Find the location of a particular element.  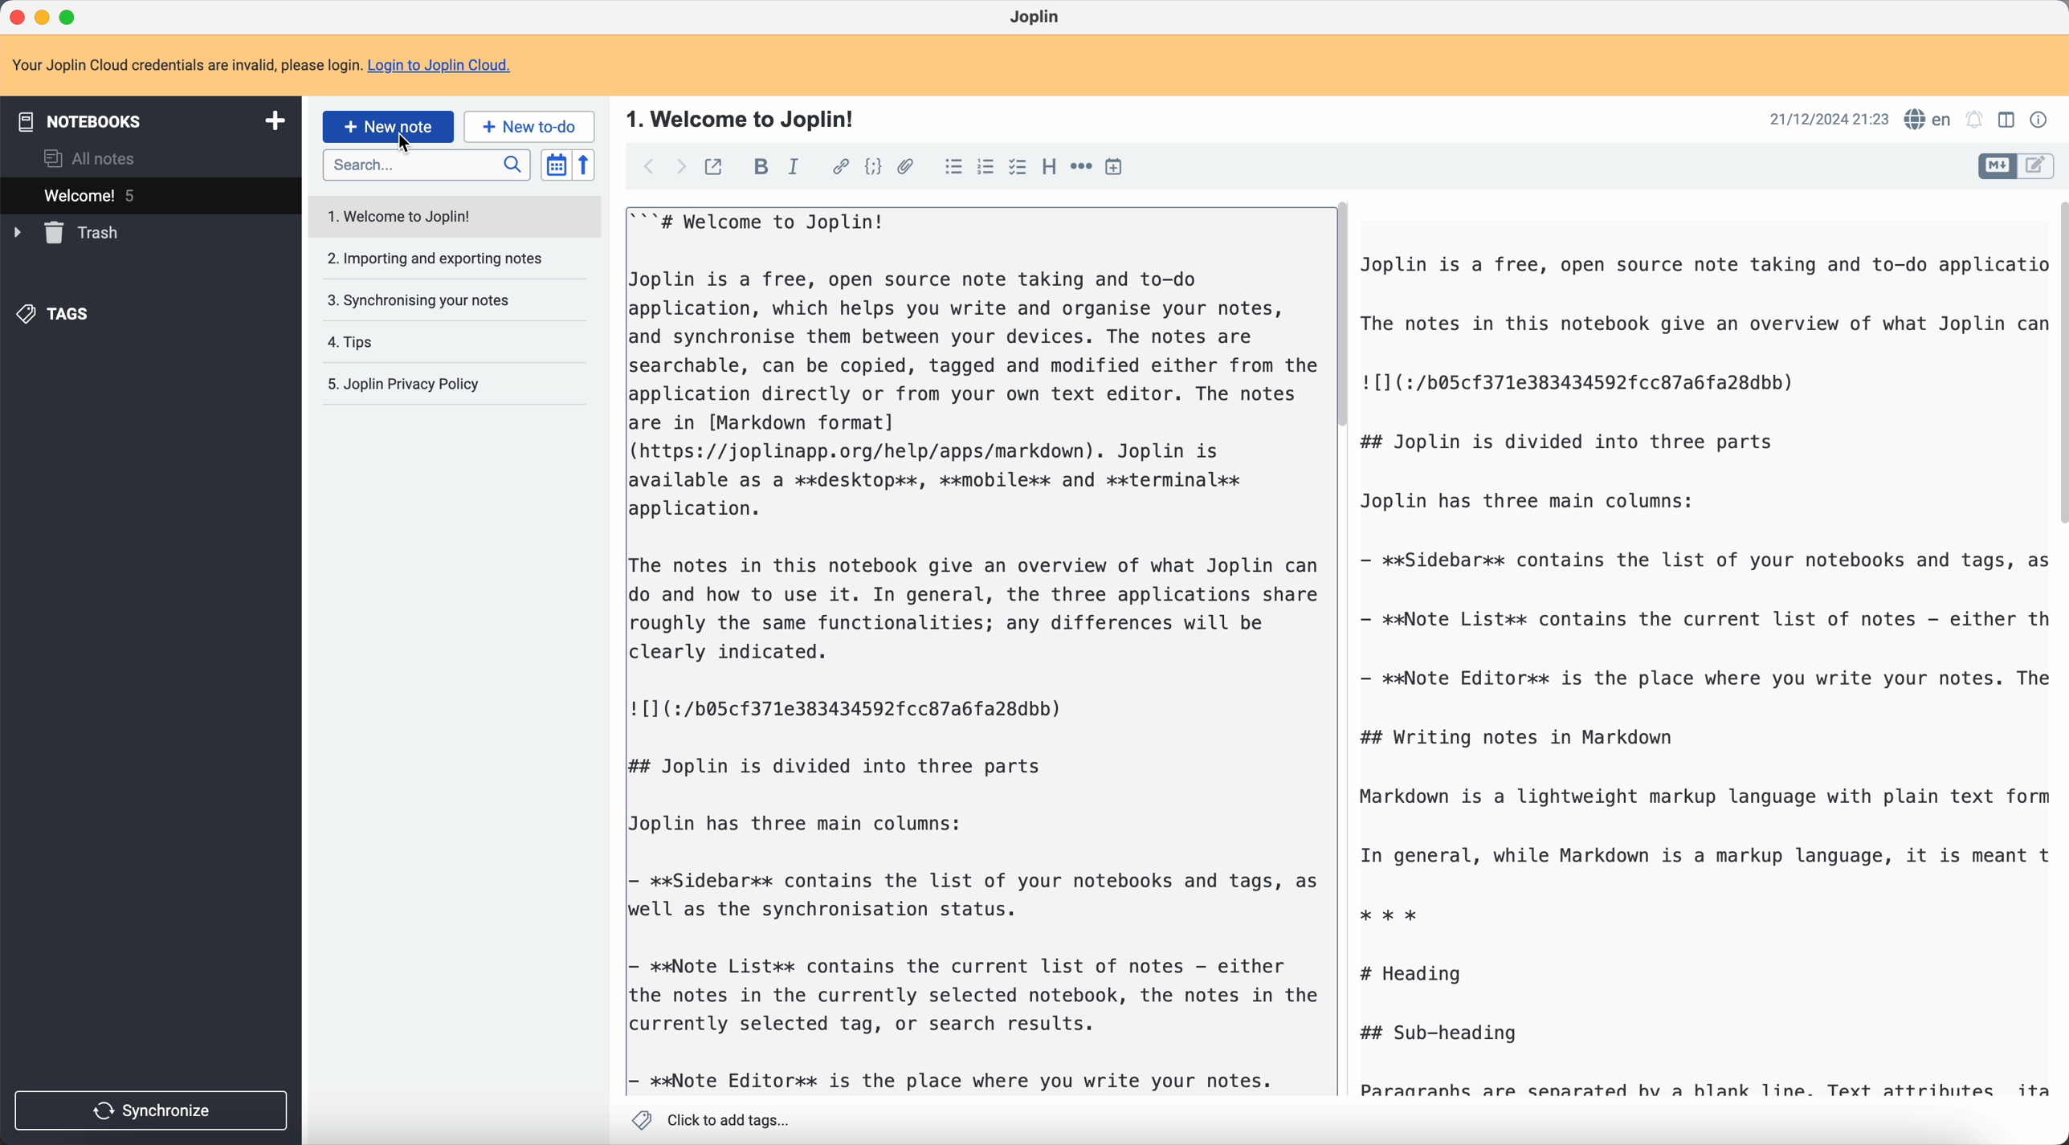

minimize is located at coordinates (43, 16).